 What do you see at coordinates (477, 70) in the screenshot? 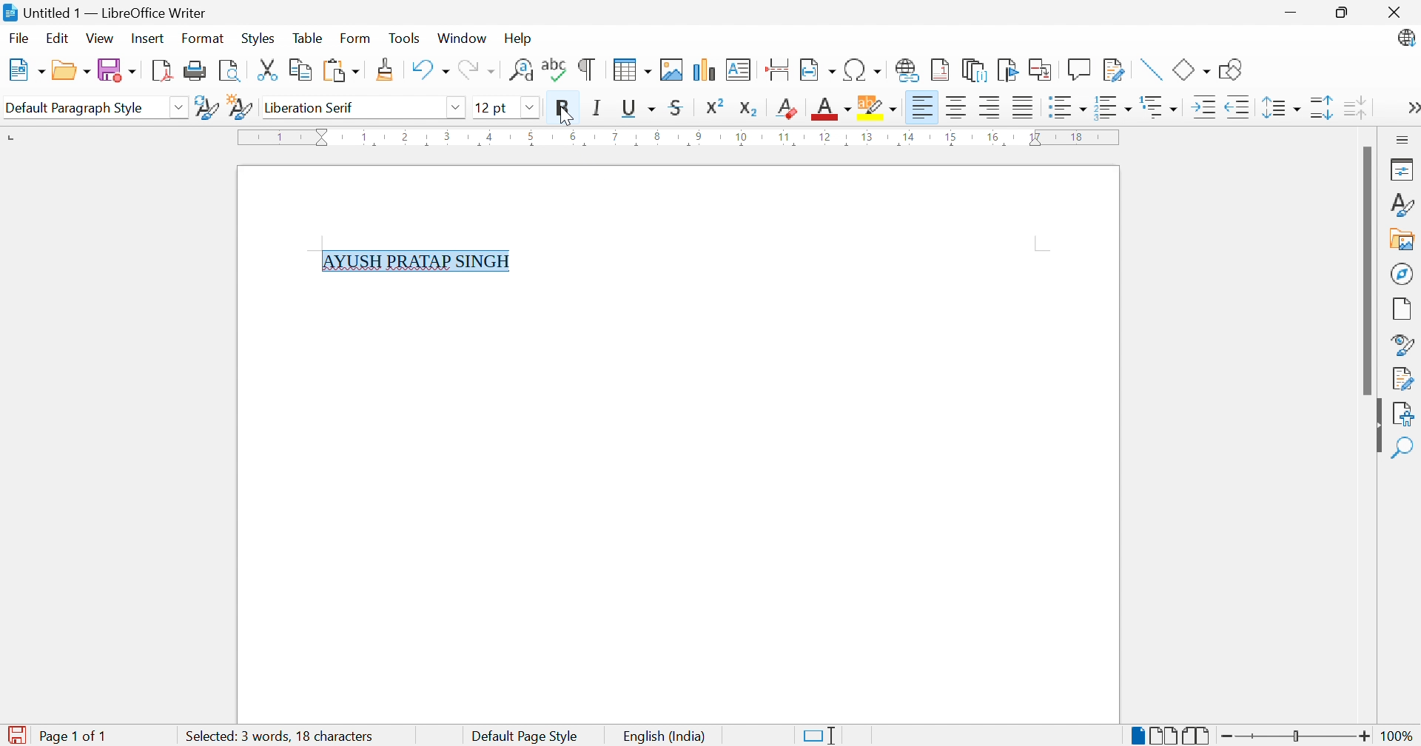
I see `Redo` at bounding box center [477, 70].